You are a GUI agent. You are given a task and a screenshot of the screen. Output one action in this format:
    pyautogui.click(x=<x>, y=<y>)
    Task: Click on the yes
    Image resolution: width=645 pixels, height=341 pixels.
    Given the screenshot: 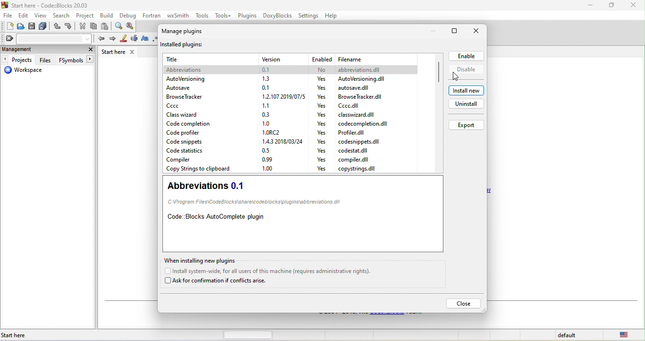 What is the action you would take?
    pyautogui.click(x=322, y=149)
    